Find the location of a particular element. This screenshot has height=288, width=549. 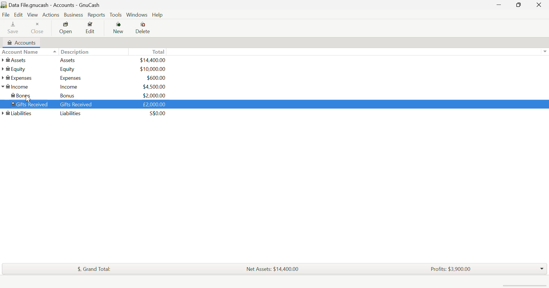

Gifts Received is located at coordinates (27, 103).